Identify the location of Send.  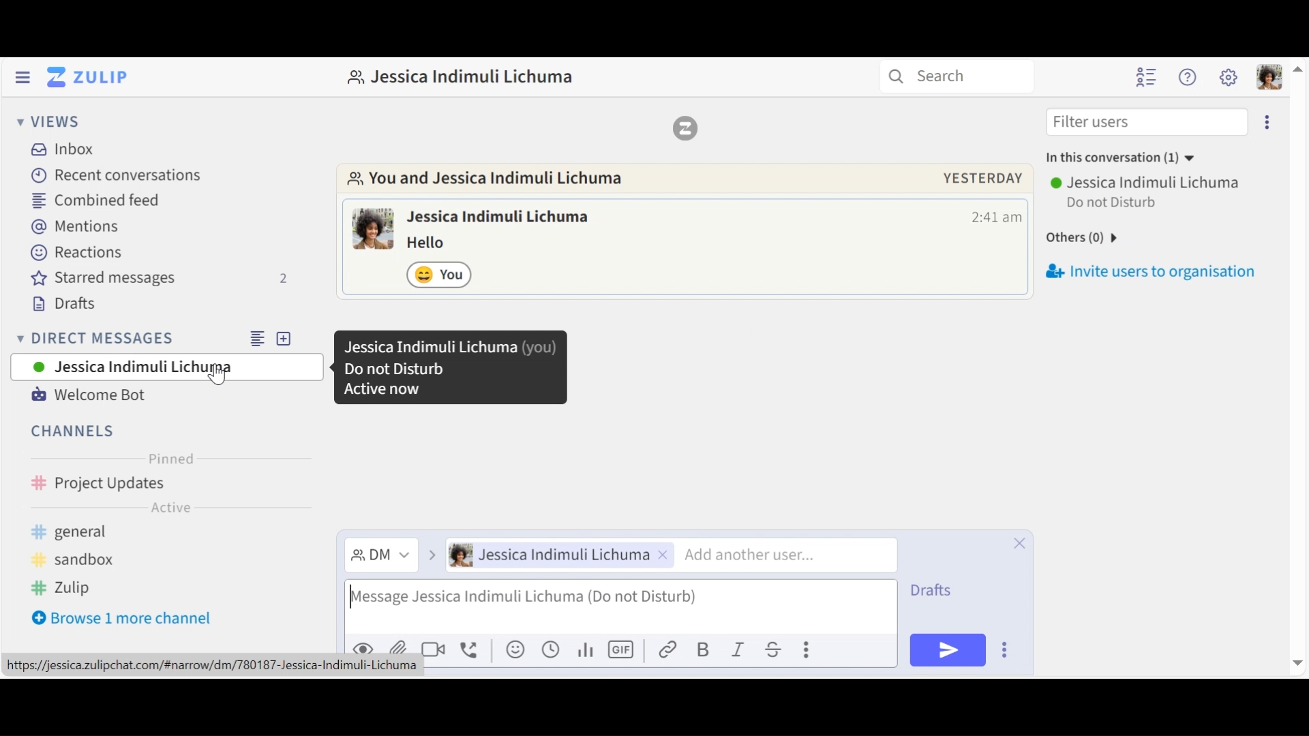
(947, 650).